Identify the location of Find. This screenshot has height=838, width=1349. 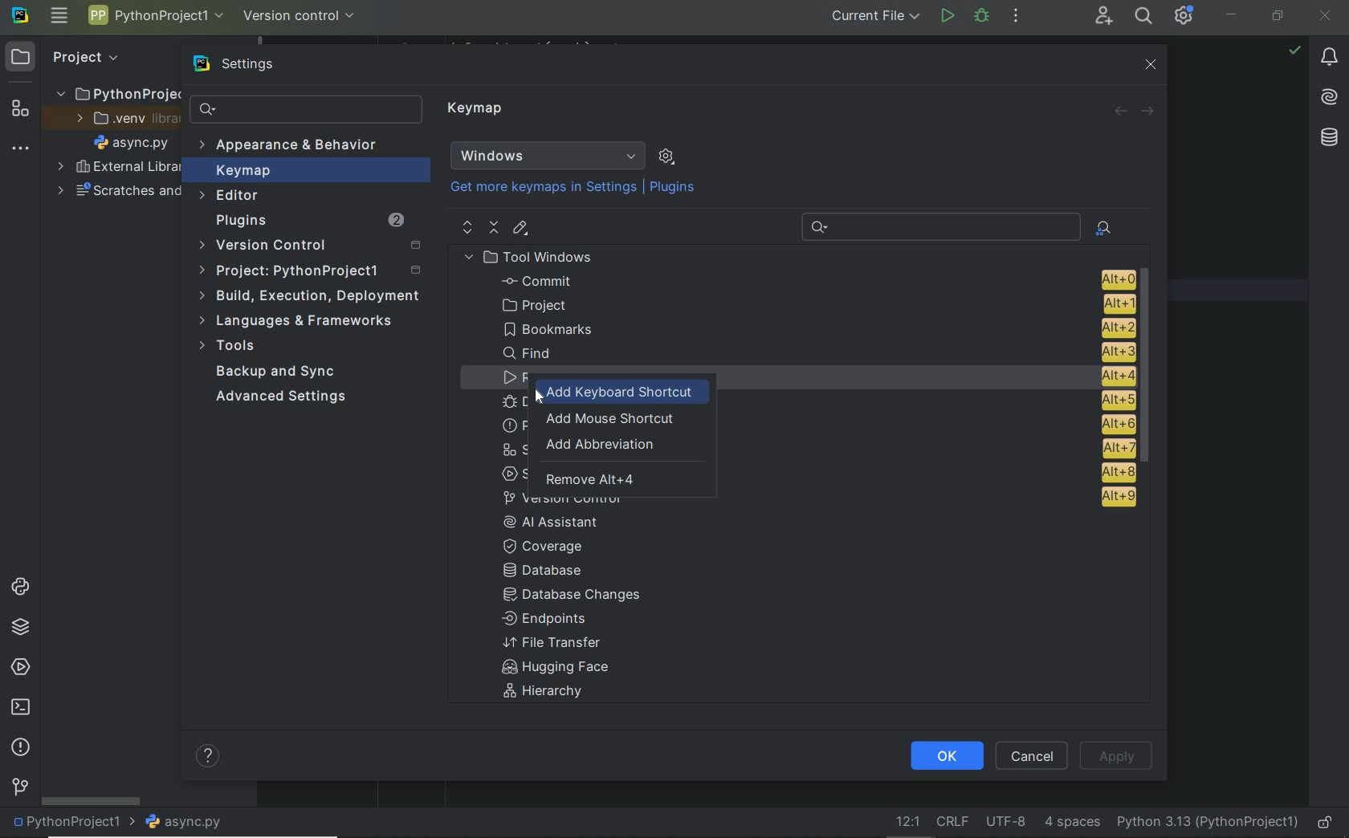
(818, 353).